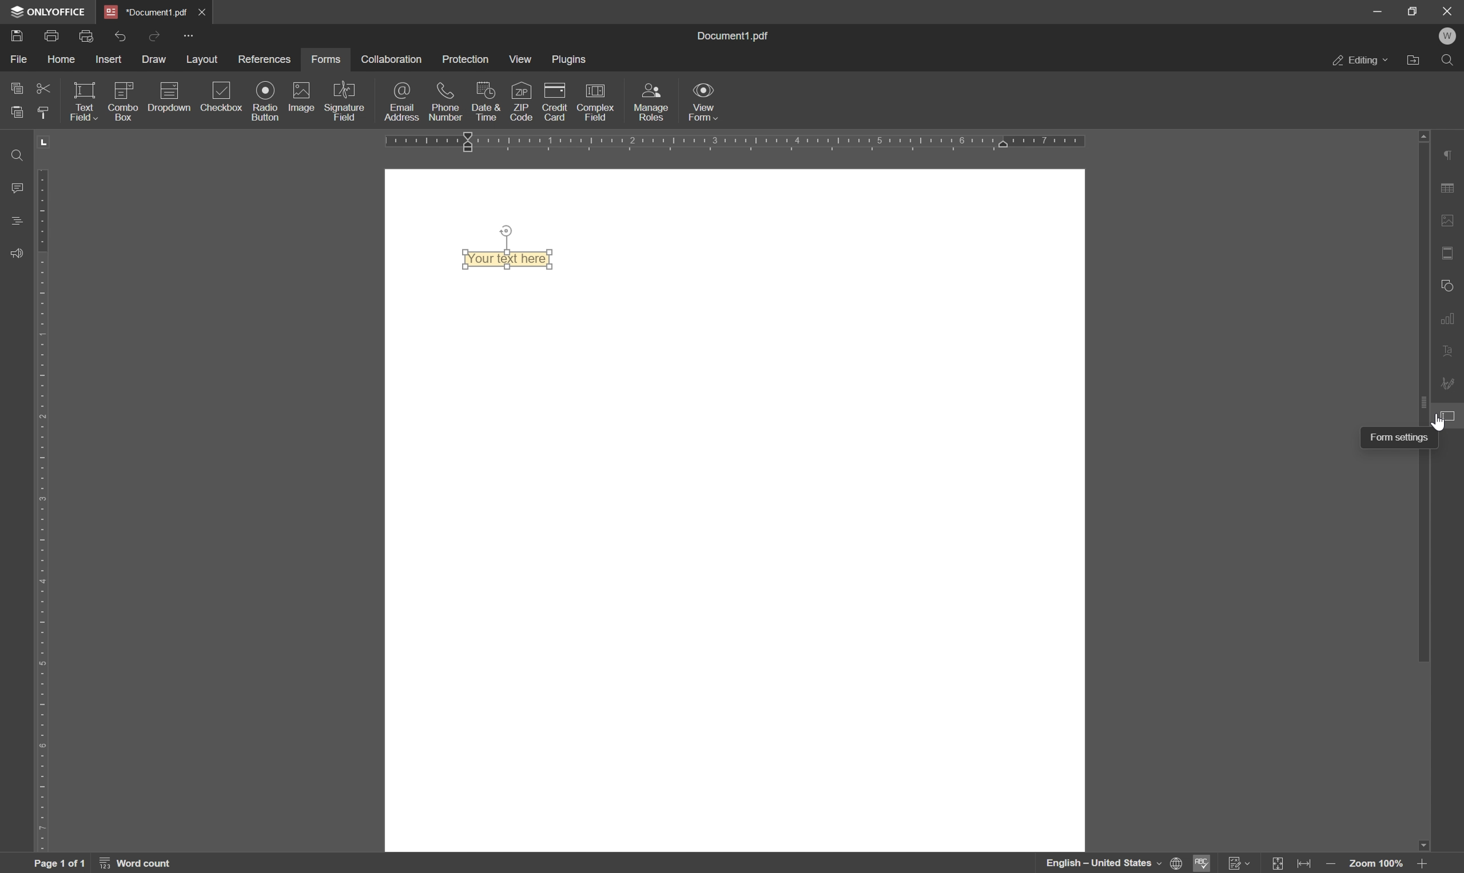 This screenshot has width=1464, height=873. I want to click on table settings, so click(1450, 187).